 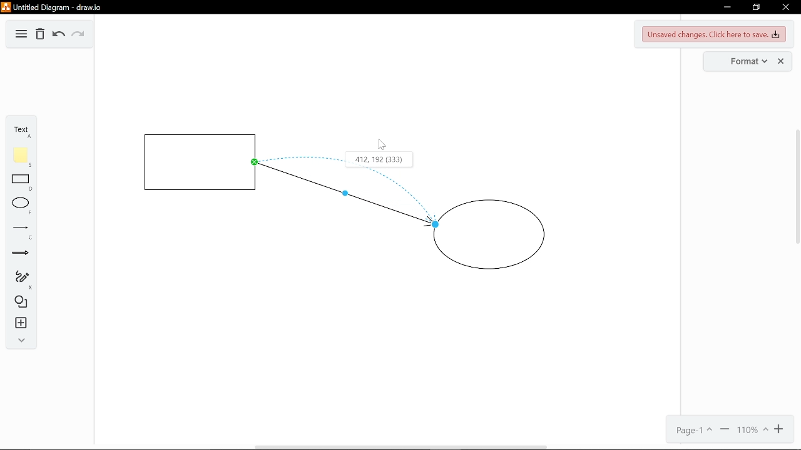 I want to click on Delete, so click(x=41, y=35).